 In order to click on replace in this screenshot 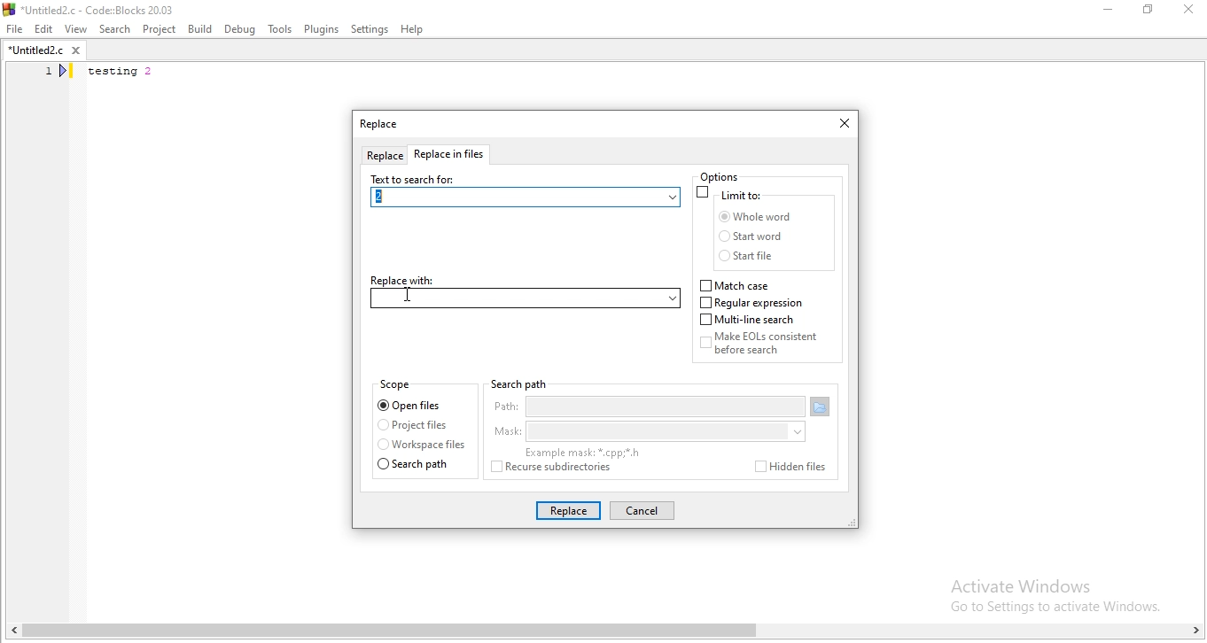, I will do `click(567, 510)`.